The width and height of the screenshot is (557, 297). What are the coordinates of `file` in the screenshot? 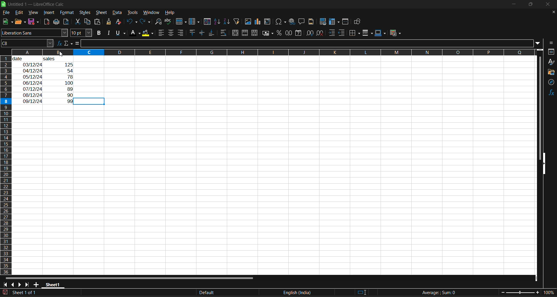 It's located at (7, 12).